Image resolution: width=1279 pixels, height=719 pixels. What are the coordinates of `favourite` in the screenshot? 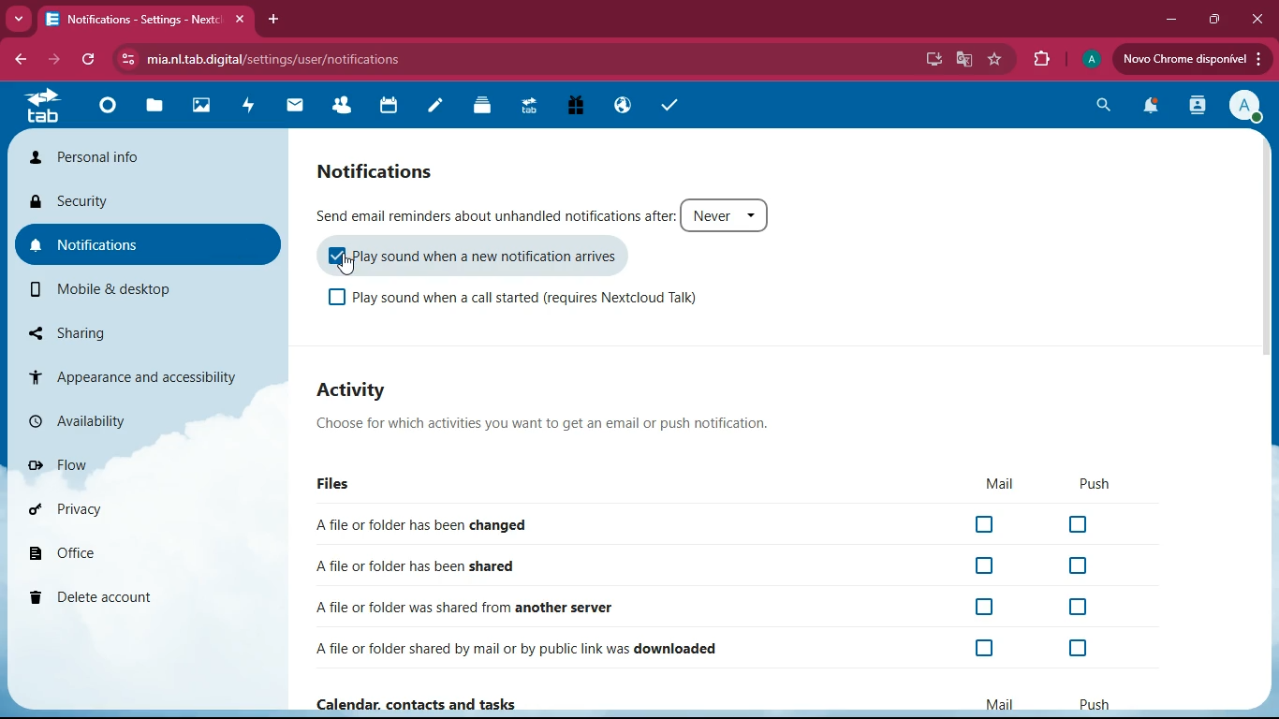 It's located at (995, 60).